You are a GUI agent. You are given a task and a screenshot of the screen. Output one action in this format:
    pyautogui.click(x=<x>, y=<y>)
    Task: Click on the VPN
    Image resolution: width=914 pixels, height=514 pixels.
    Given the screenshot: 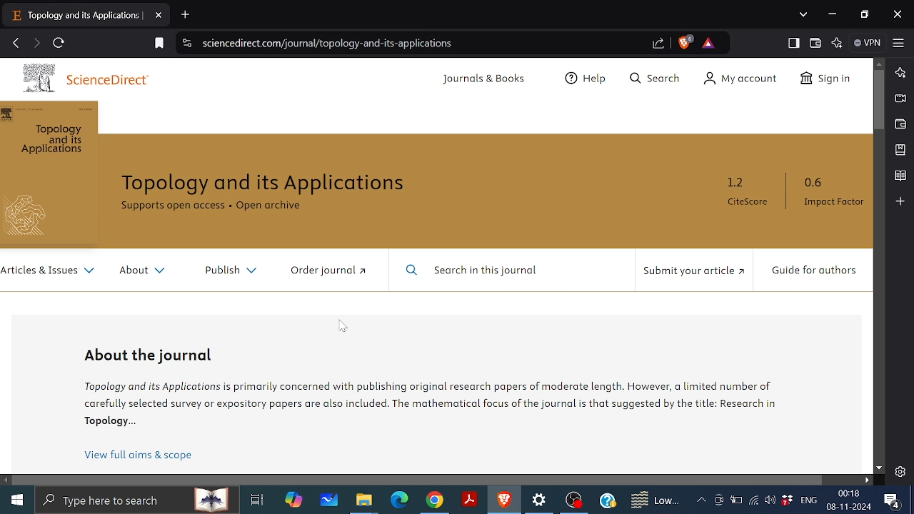 What is the action you would take?
    pyautogui.click(x=868, y=44)
    